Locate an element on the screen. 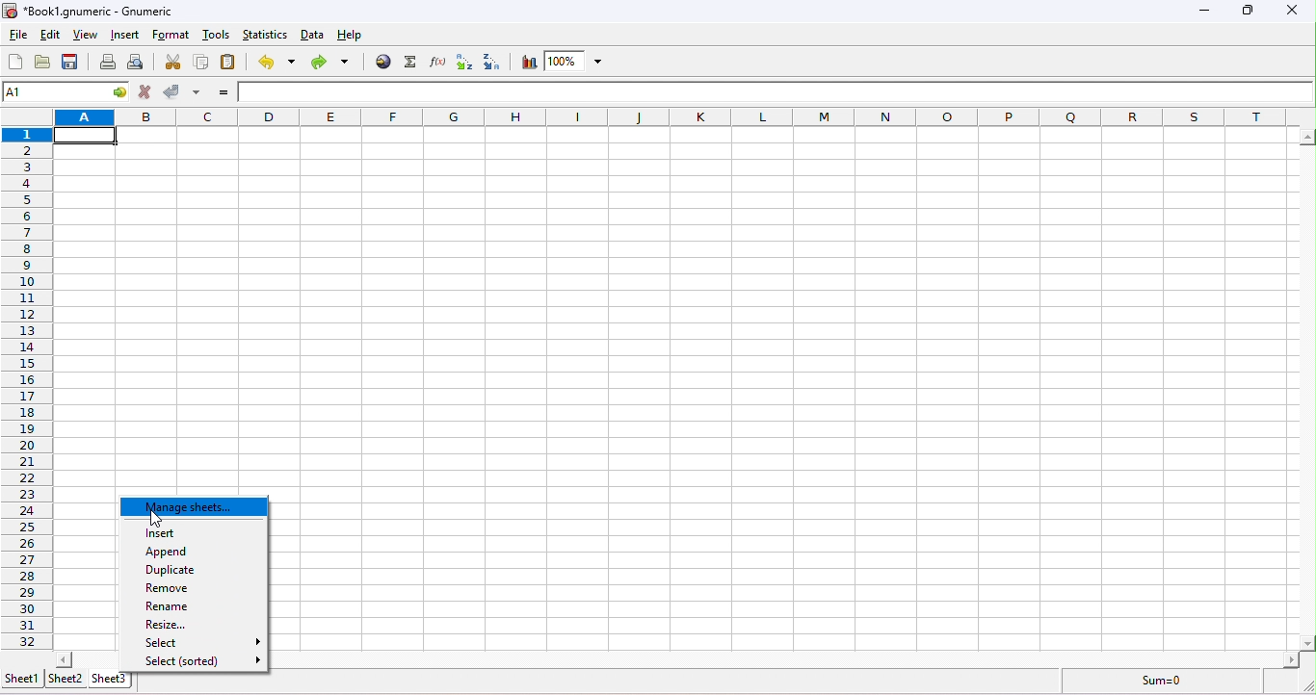 This screenshot has width=1316, height=695. insert is located at coordinates (164, 534).